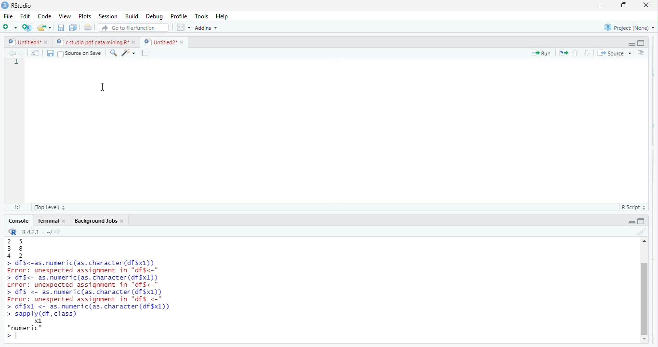 The height and width of the screenshot is (347, 658). Describe the element at coordinates (108, 17) in the screenshot. I see `Session` at that location.